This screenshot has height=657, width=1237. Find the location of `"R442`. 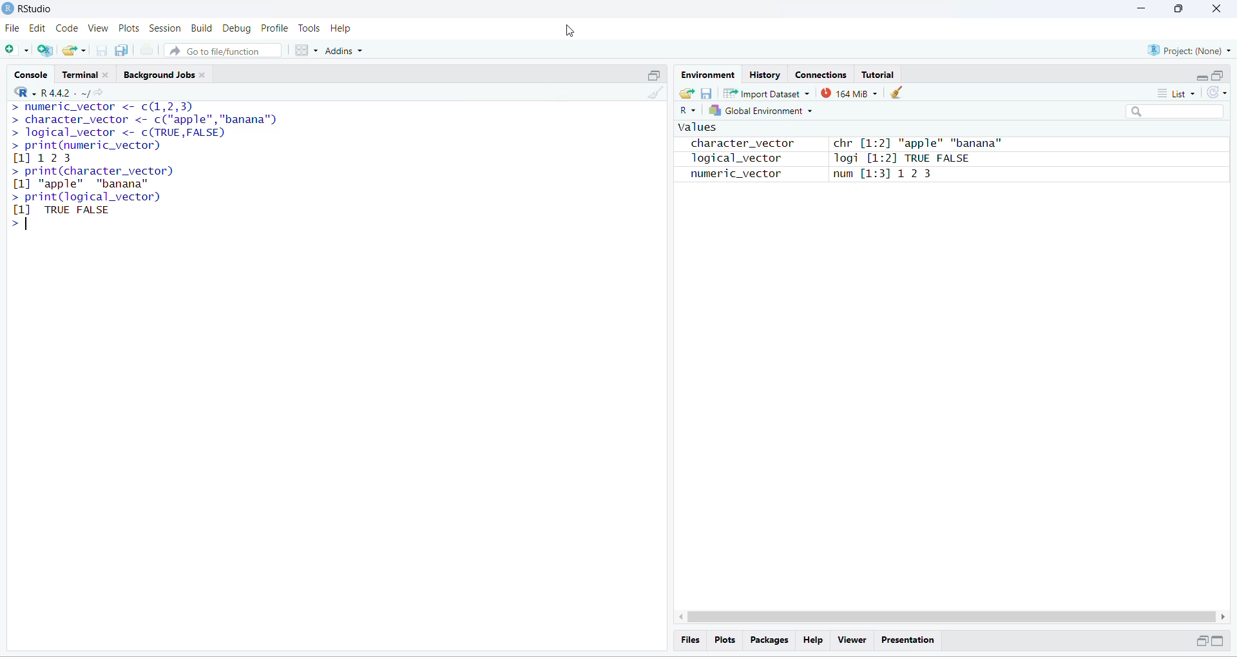

"R442 is located at coordinates (42, 92).